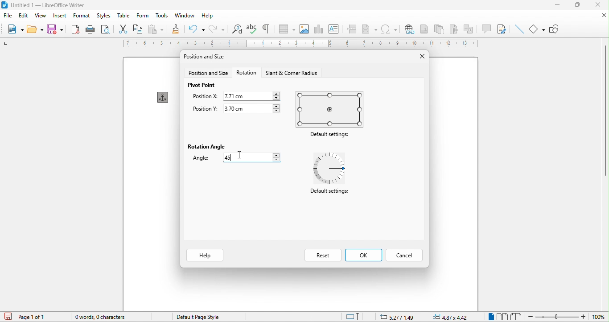 Image resolution: width=609 pixels, height=322 pixels. What do you see at coordinates (333, 29) in the screenshot?
I see `text box` at bounding box center [333, 29].